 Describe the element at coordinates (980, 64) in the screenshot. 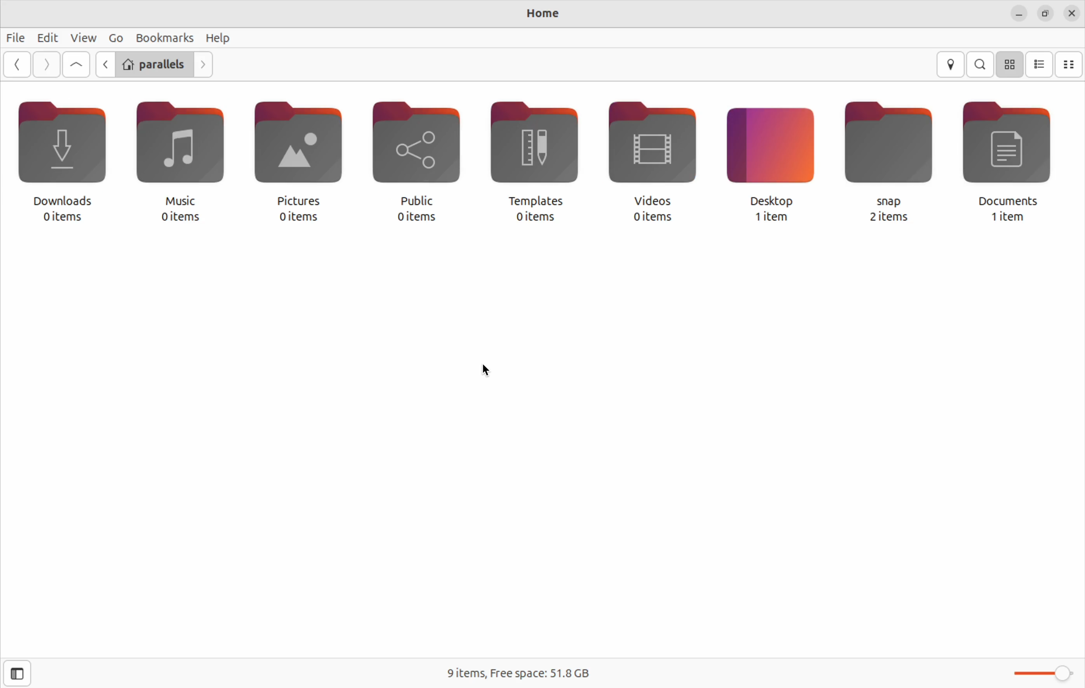

I see `search` at that location.